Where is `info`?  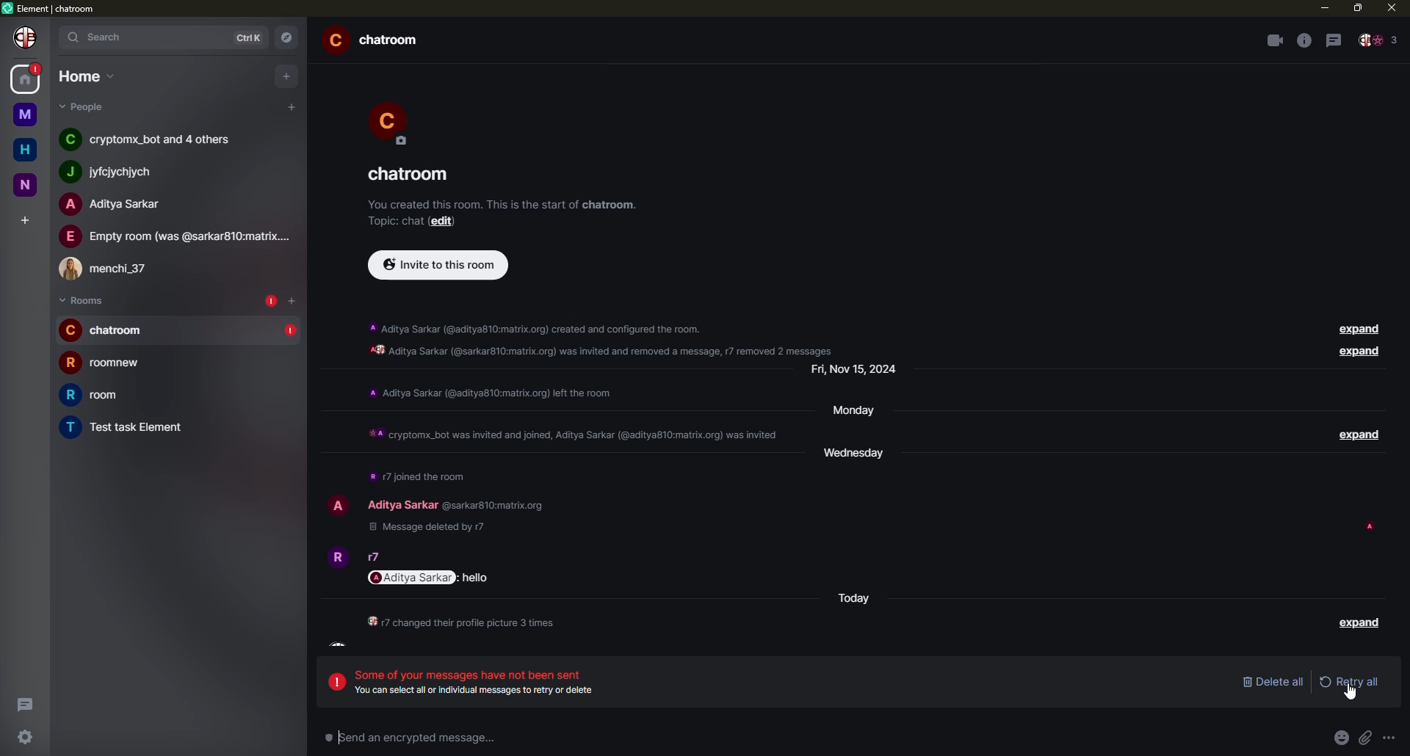
info is located at coordinates (463, 624).